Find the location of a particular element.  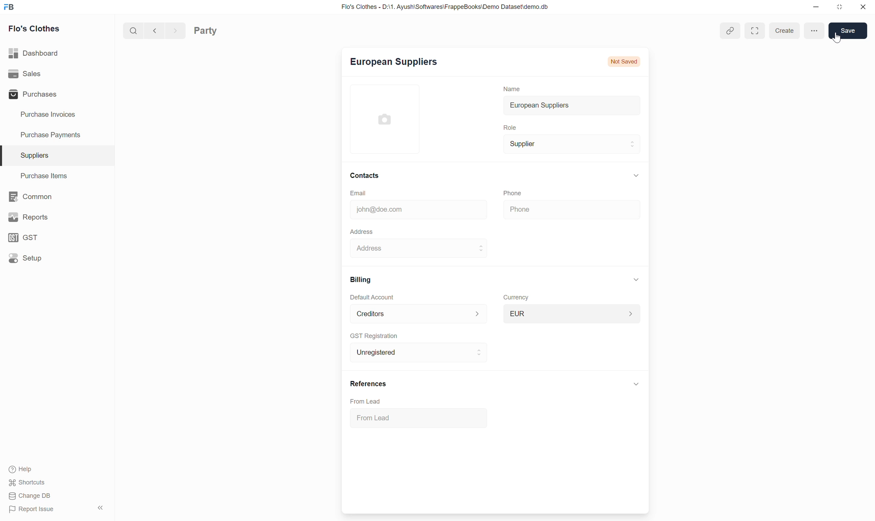

create is located at coordinates (783, 30).